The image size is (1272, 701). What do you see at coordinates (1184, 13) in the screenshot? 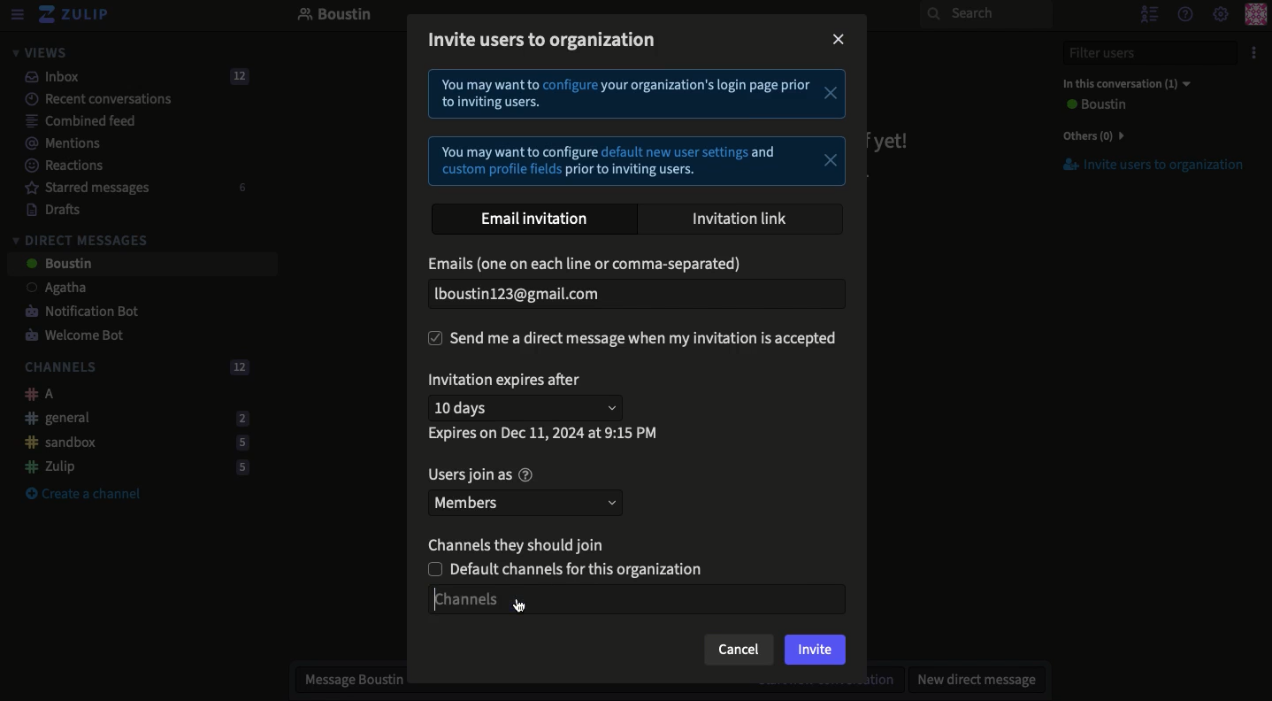
I see `Help` at bounding box center [1184, 13].